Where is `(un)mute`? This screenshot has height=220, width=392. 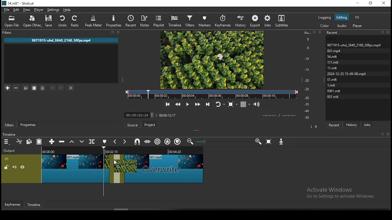 (un)mute is located at coordinates (14, 167).